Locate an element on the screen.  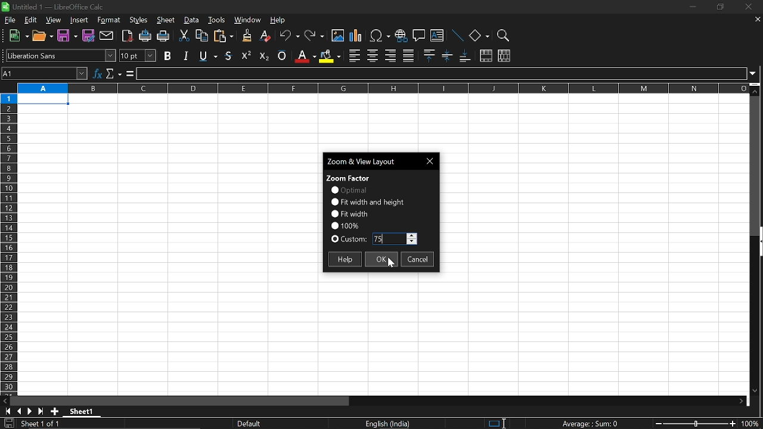
cut is located at coordinates (183, 36).